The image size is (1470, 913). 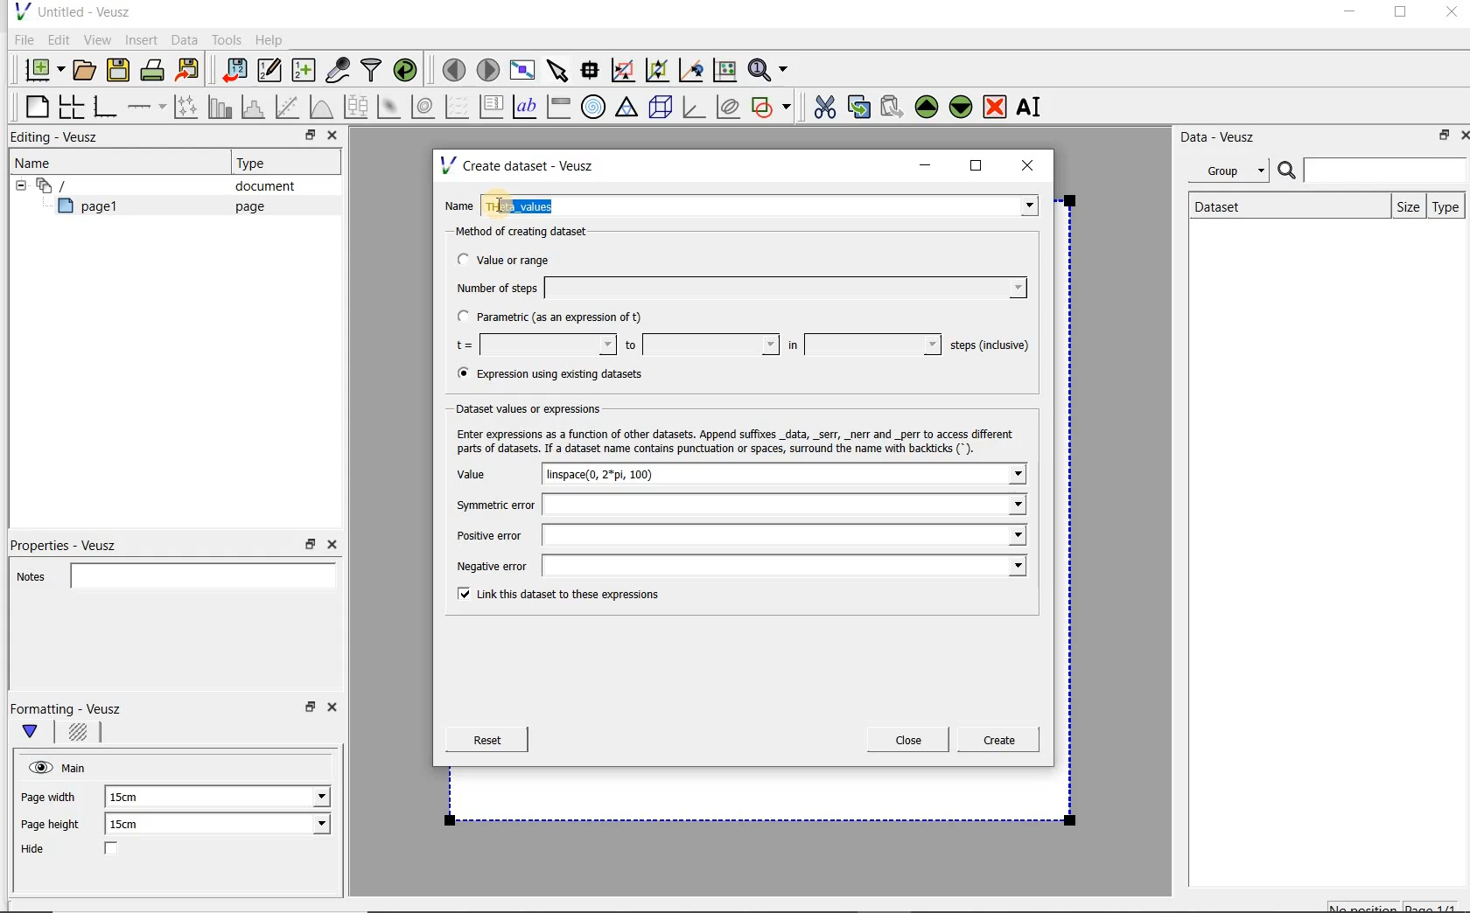 What do you see at coordinates (927, 107) in the screenshot?
I see `Move the selected widget up` at bounding box center [927, 107].